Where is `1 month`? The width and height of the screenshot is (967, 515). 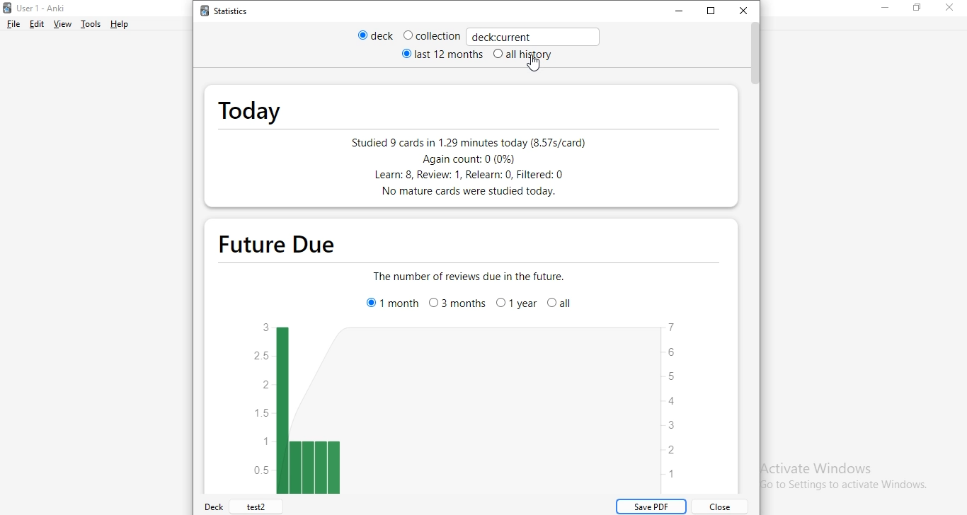 1 month is located at coordinates (391, 303).